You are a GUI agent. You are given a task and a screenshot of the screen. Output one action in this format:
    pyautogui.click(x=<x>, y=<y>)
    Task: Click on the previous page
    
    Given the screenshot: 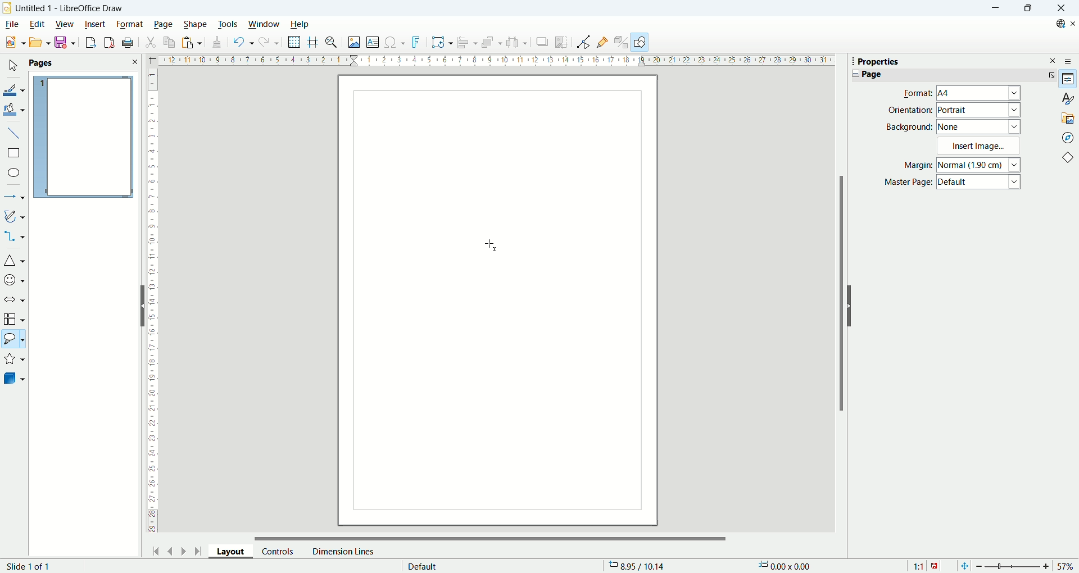 What is the action you would take?
    pyautogui.click(x=171, y=550)
    